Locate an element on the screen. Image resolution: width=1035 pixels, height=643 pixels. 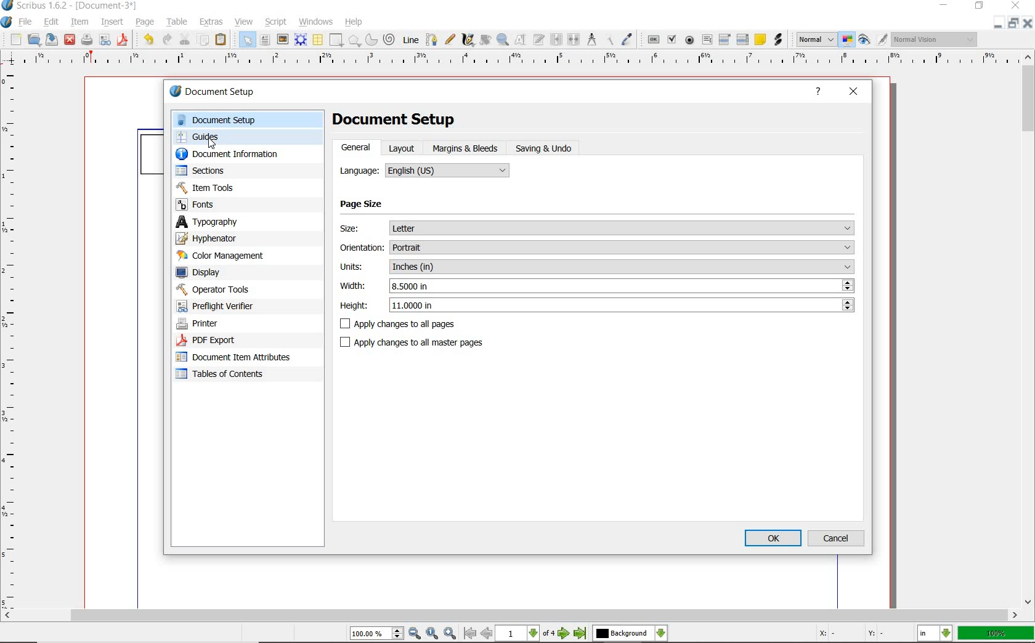
zoom out is located at coordinates (415, 634).